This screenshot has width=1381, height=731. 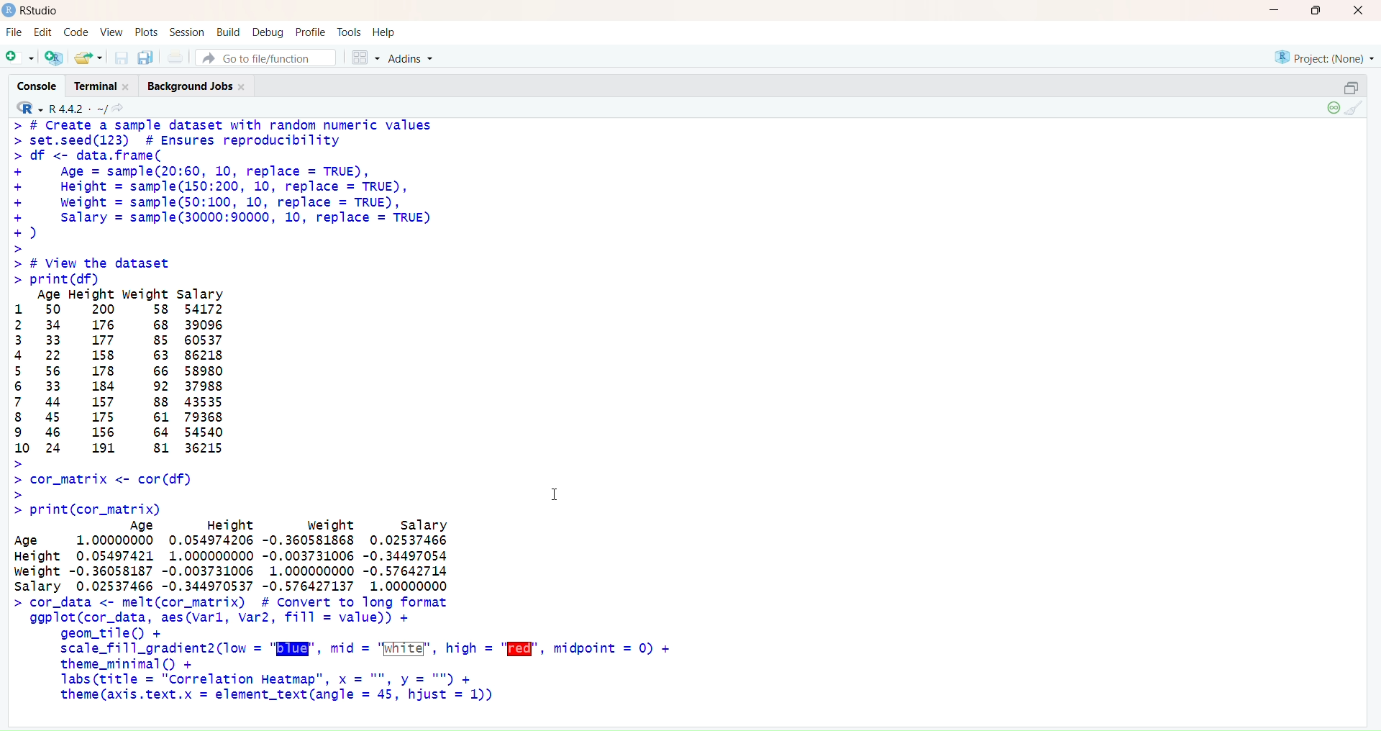 What do you see at coordinates (1351, 88) in the screenshot?
I see `Restore` at bounding box center [1351, 88].